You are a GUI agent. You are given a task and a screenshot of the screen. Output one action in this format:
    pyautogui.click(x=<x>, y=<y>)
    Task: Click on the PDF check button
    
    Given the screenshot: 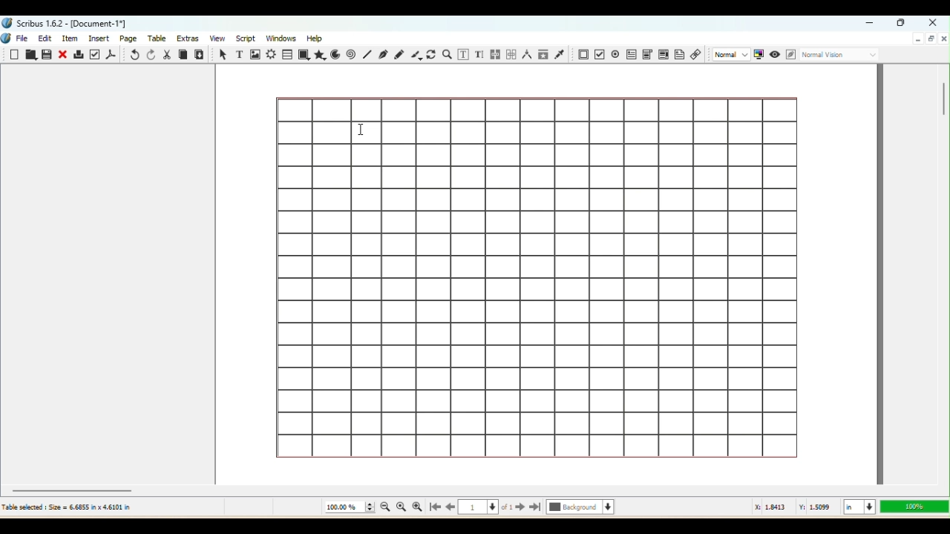 What is the action you would take?
    pyautogui.click(x=615, y=53)
    